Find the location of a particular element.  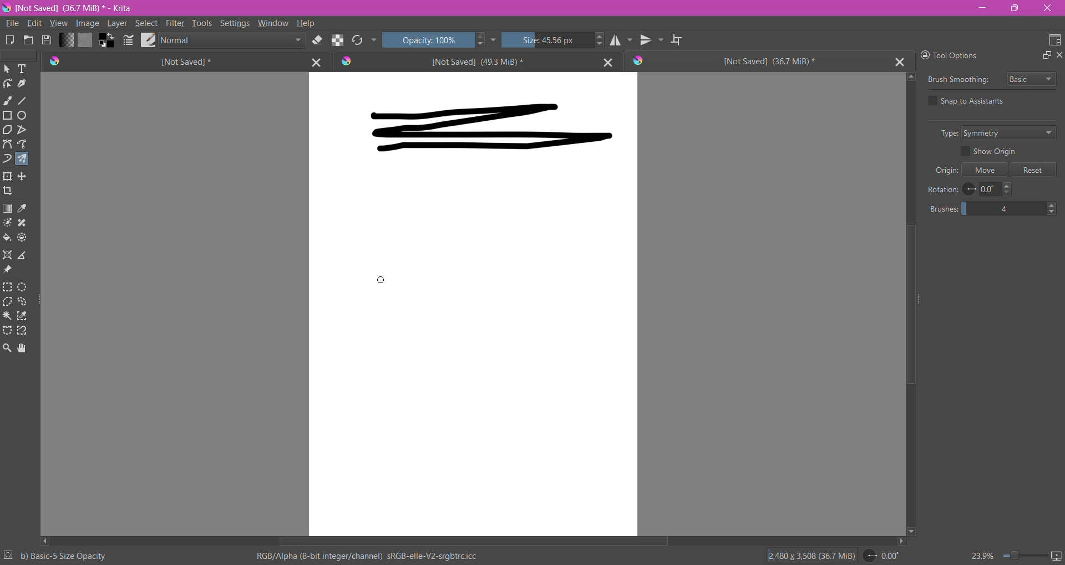

Create New Document is located at coordinates (9, 42).